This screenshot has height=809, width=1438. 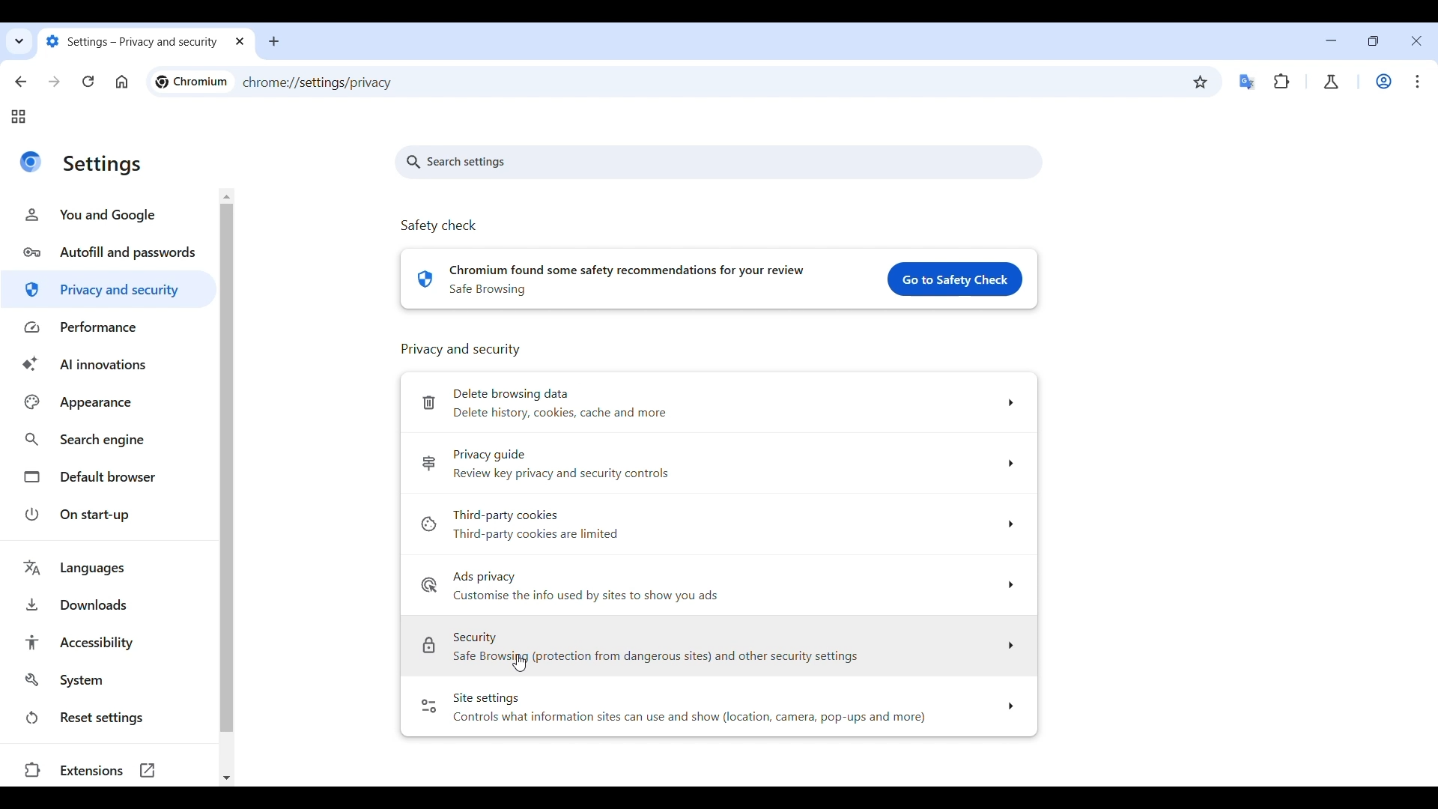 What do you see at coordinates (110, 327) in the screenshot?
I see `Performance` at bounding box center [110, 327].